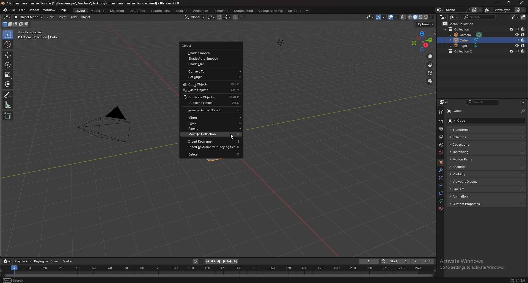 Image resolution: width=528 pixels, height=283 pixels. I want to click on options, so click(425, 24).